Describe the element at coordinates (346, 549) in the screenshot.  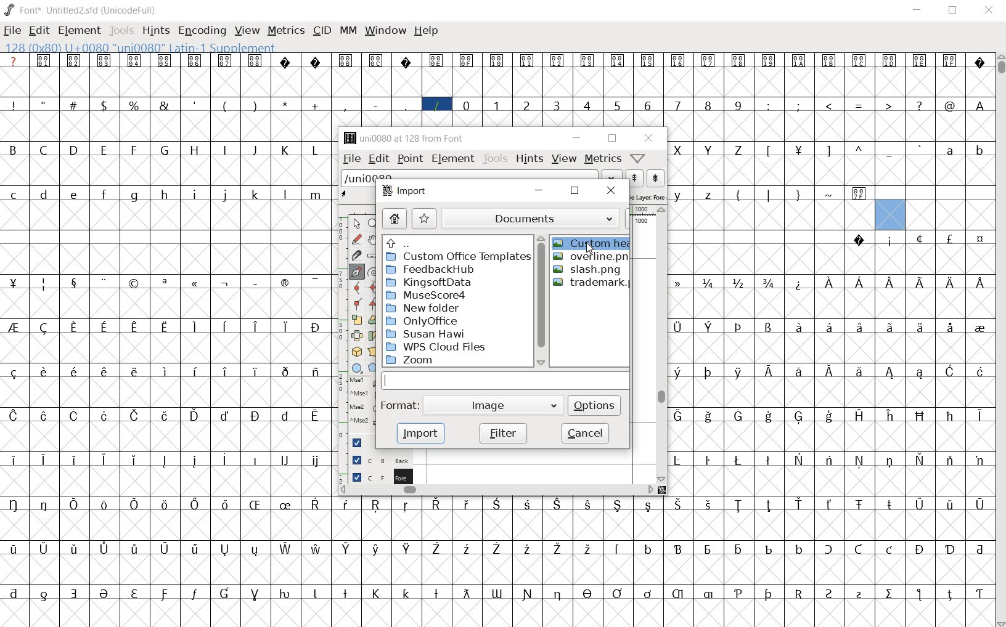
I see `glyph` at that location.